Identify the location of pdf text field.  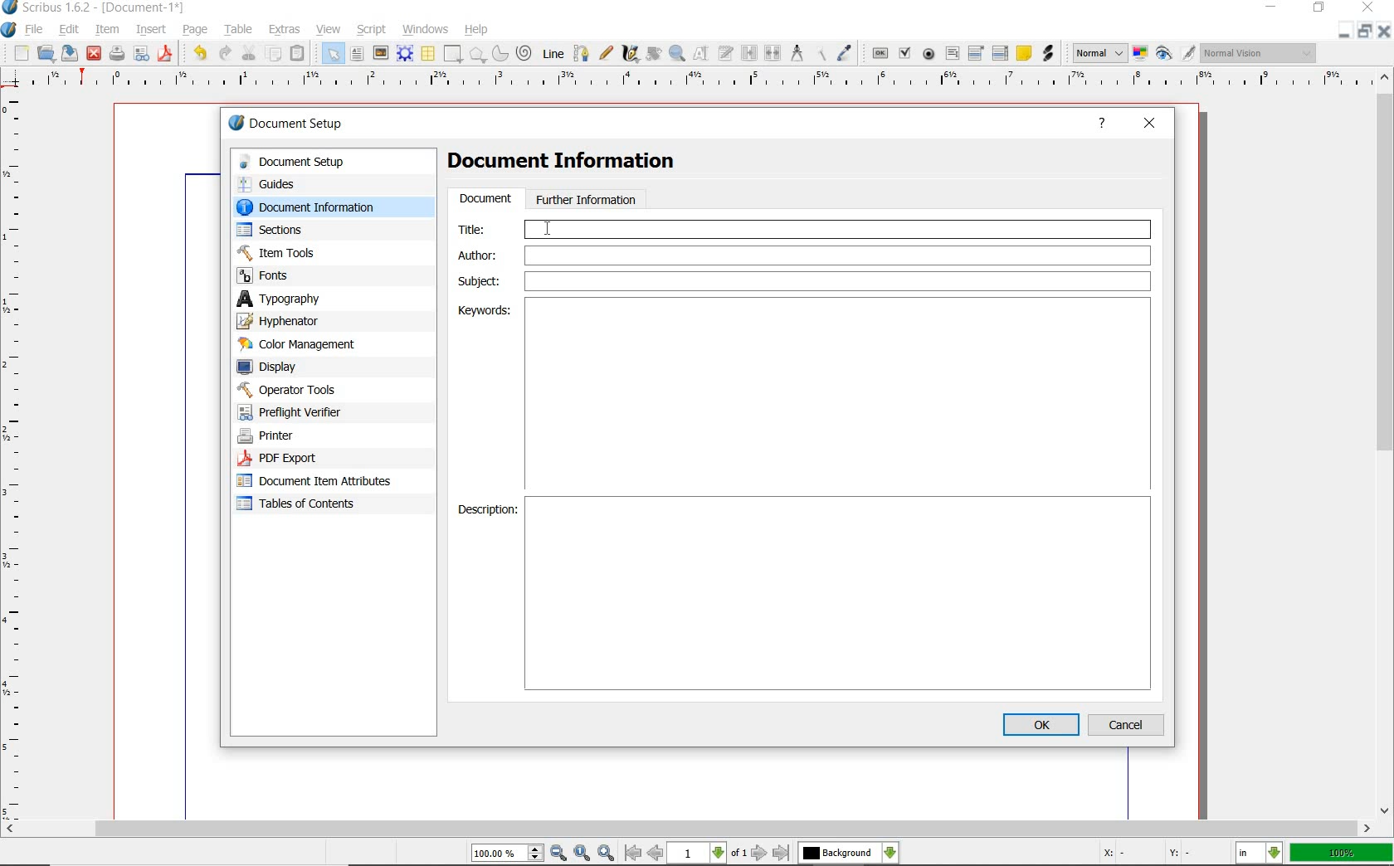
(952, 54).